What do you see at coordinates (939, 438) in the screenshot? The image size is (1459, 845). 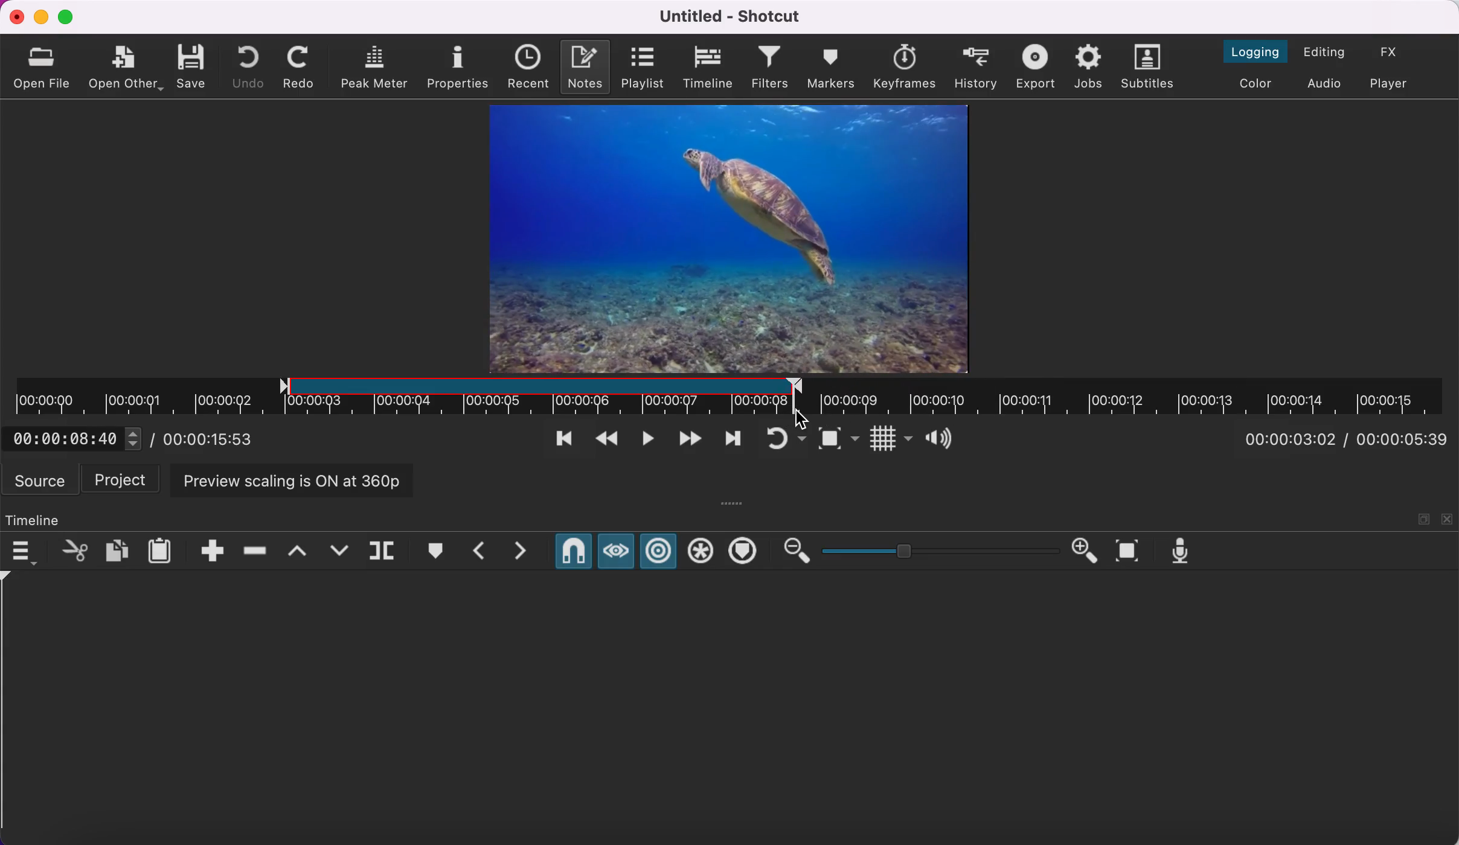 I see `` at bounding box center [939, 438].